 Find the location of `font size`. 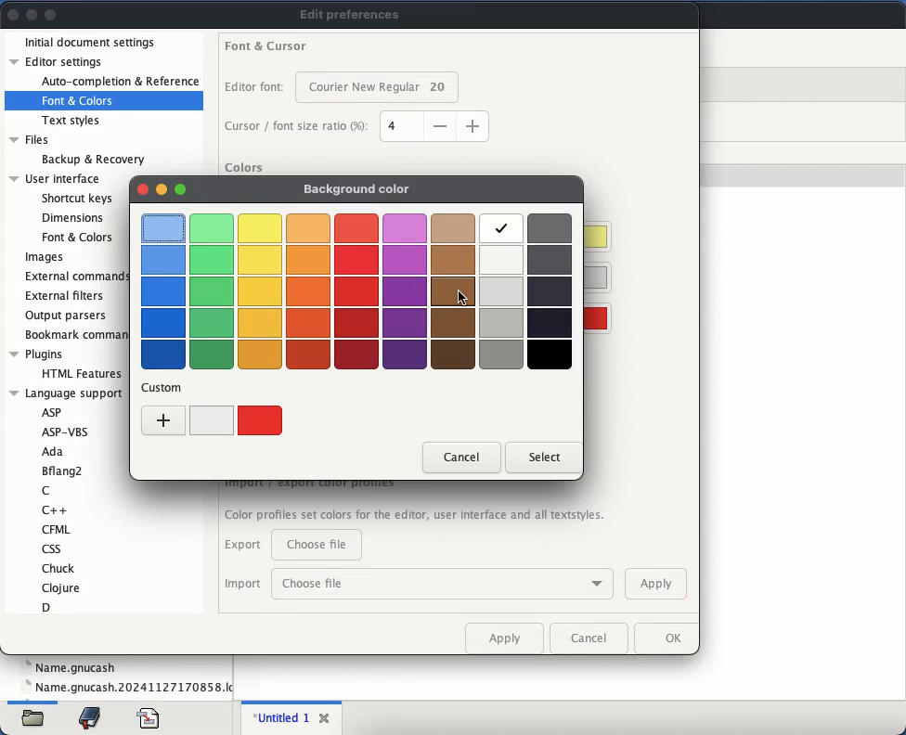

font size is located at coordinates (381, 89).